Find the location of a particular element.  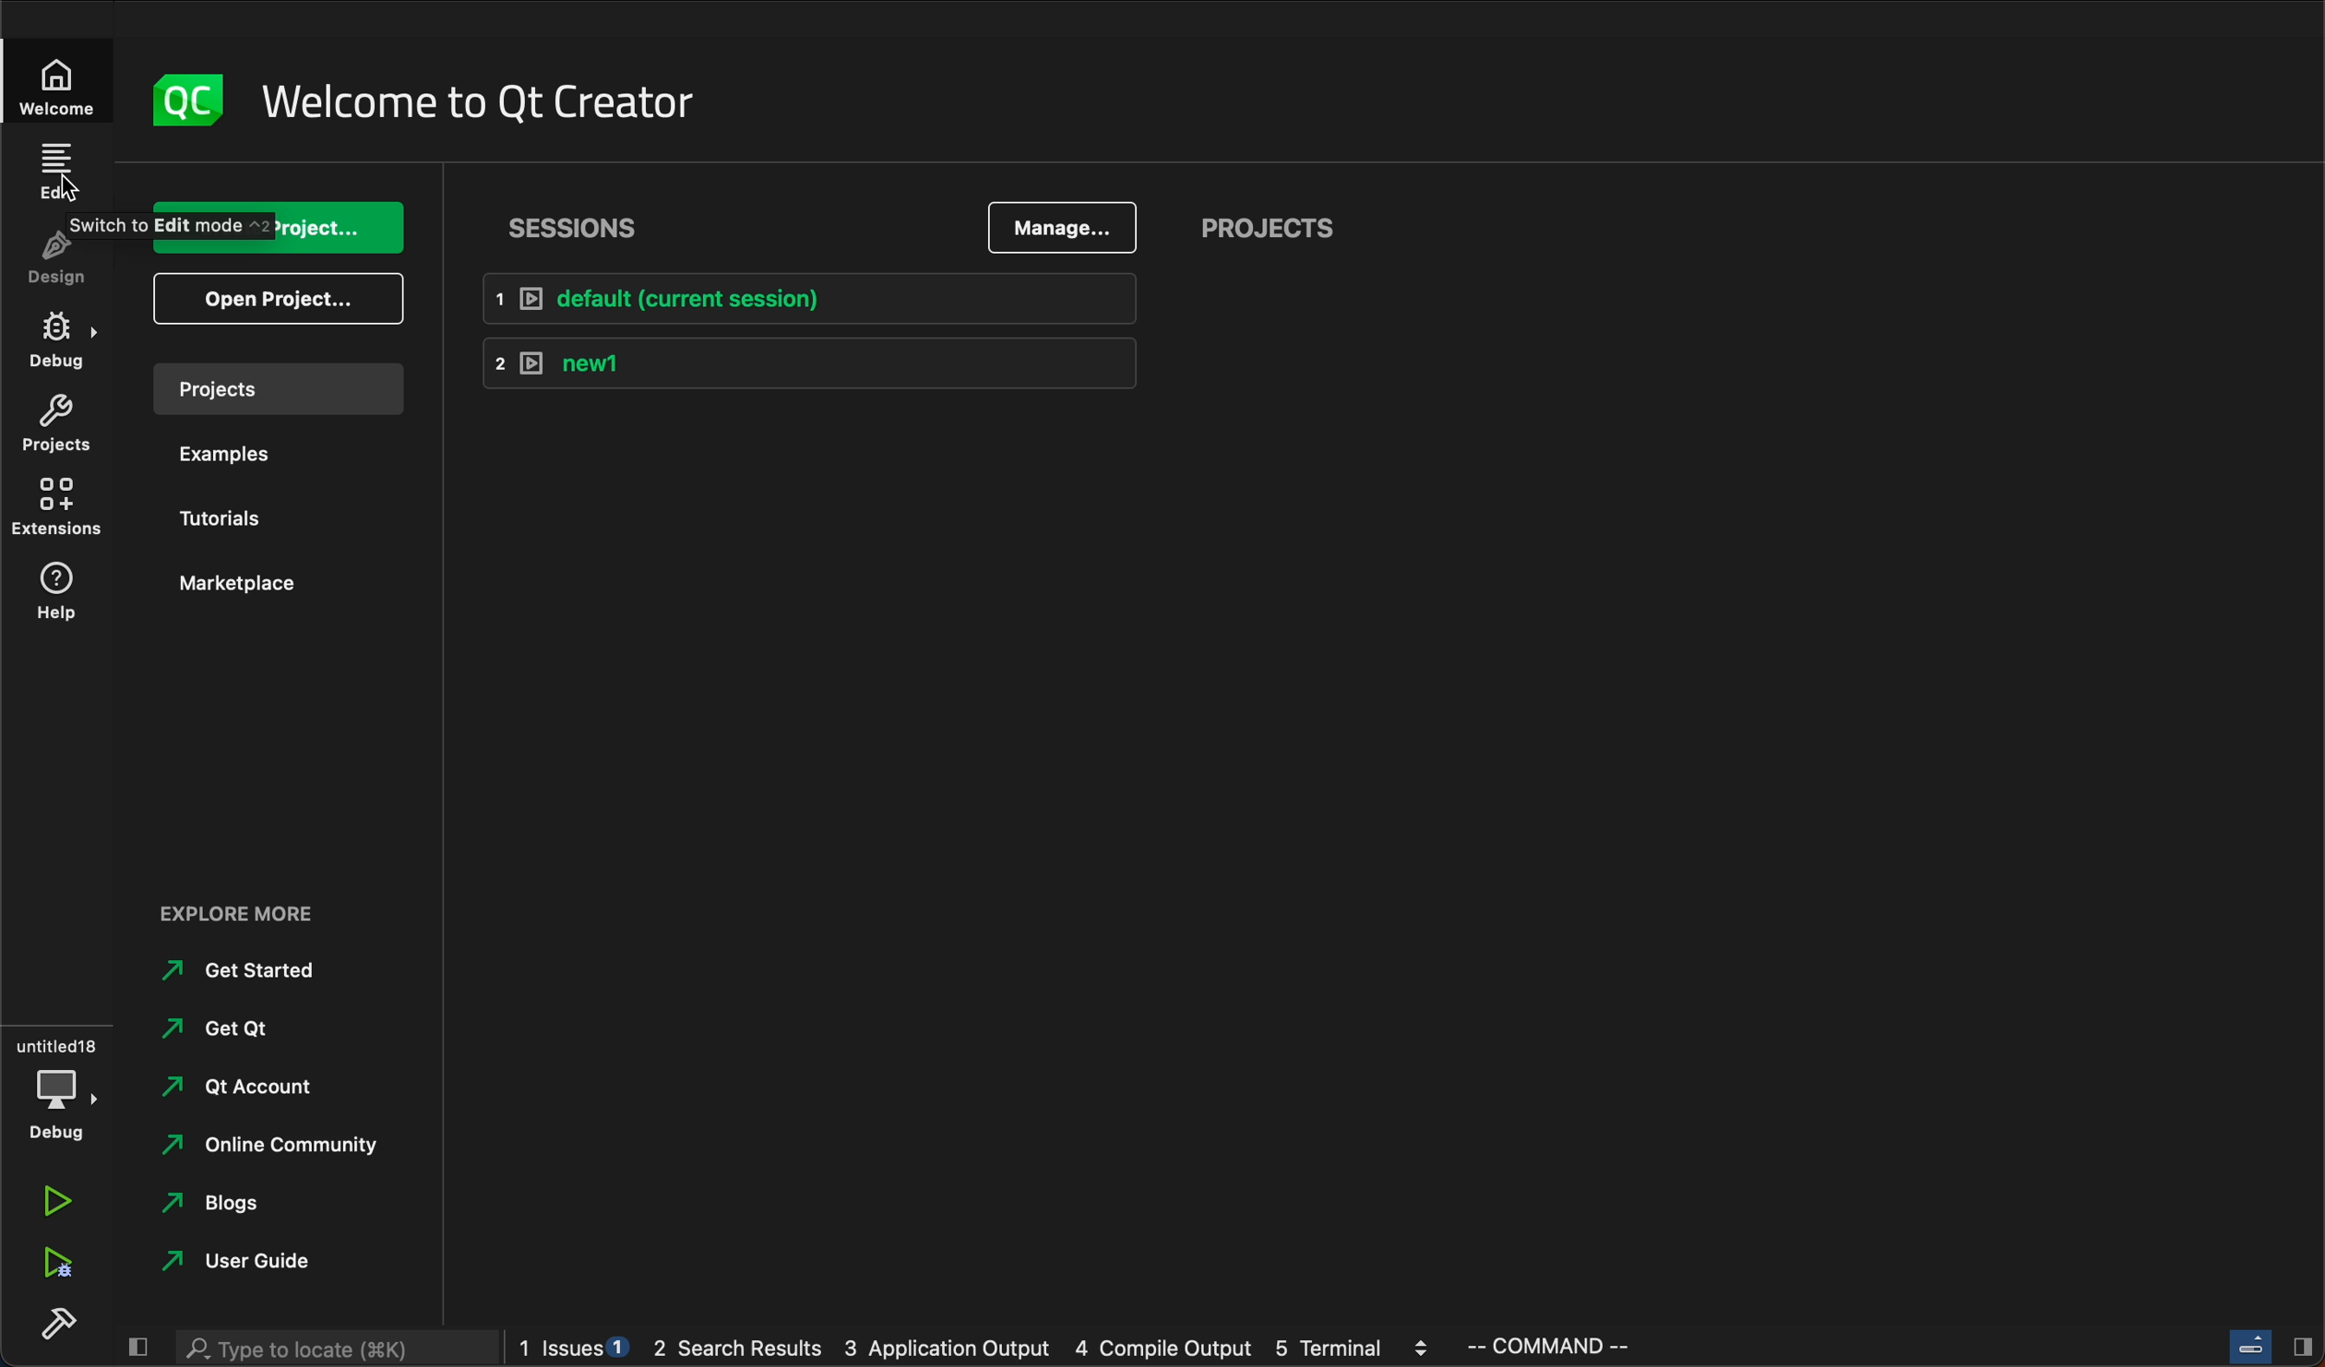

design is located at coordinates (71, 254).